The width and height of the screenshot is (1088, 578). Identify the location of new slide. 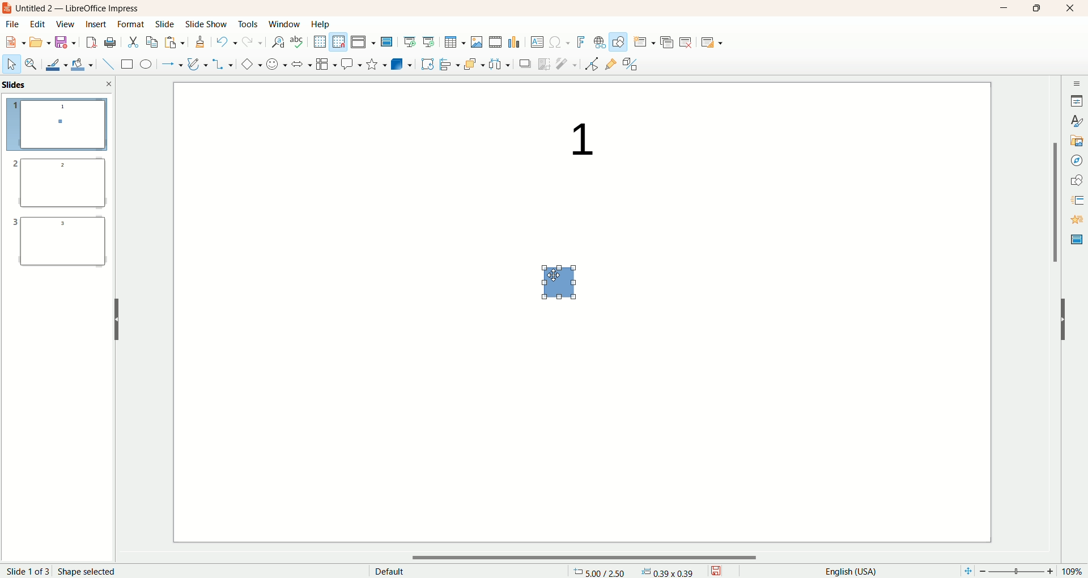
(644, 41).